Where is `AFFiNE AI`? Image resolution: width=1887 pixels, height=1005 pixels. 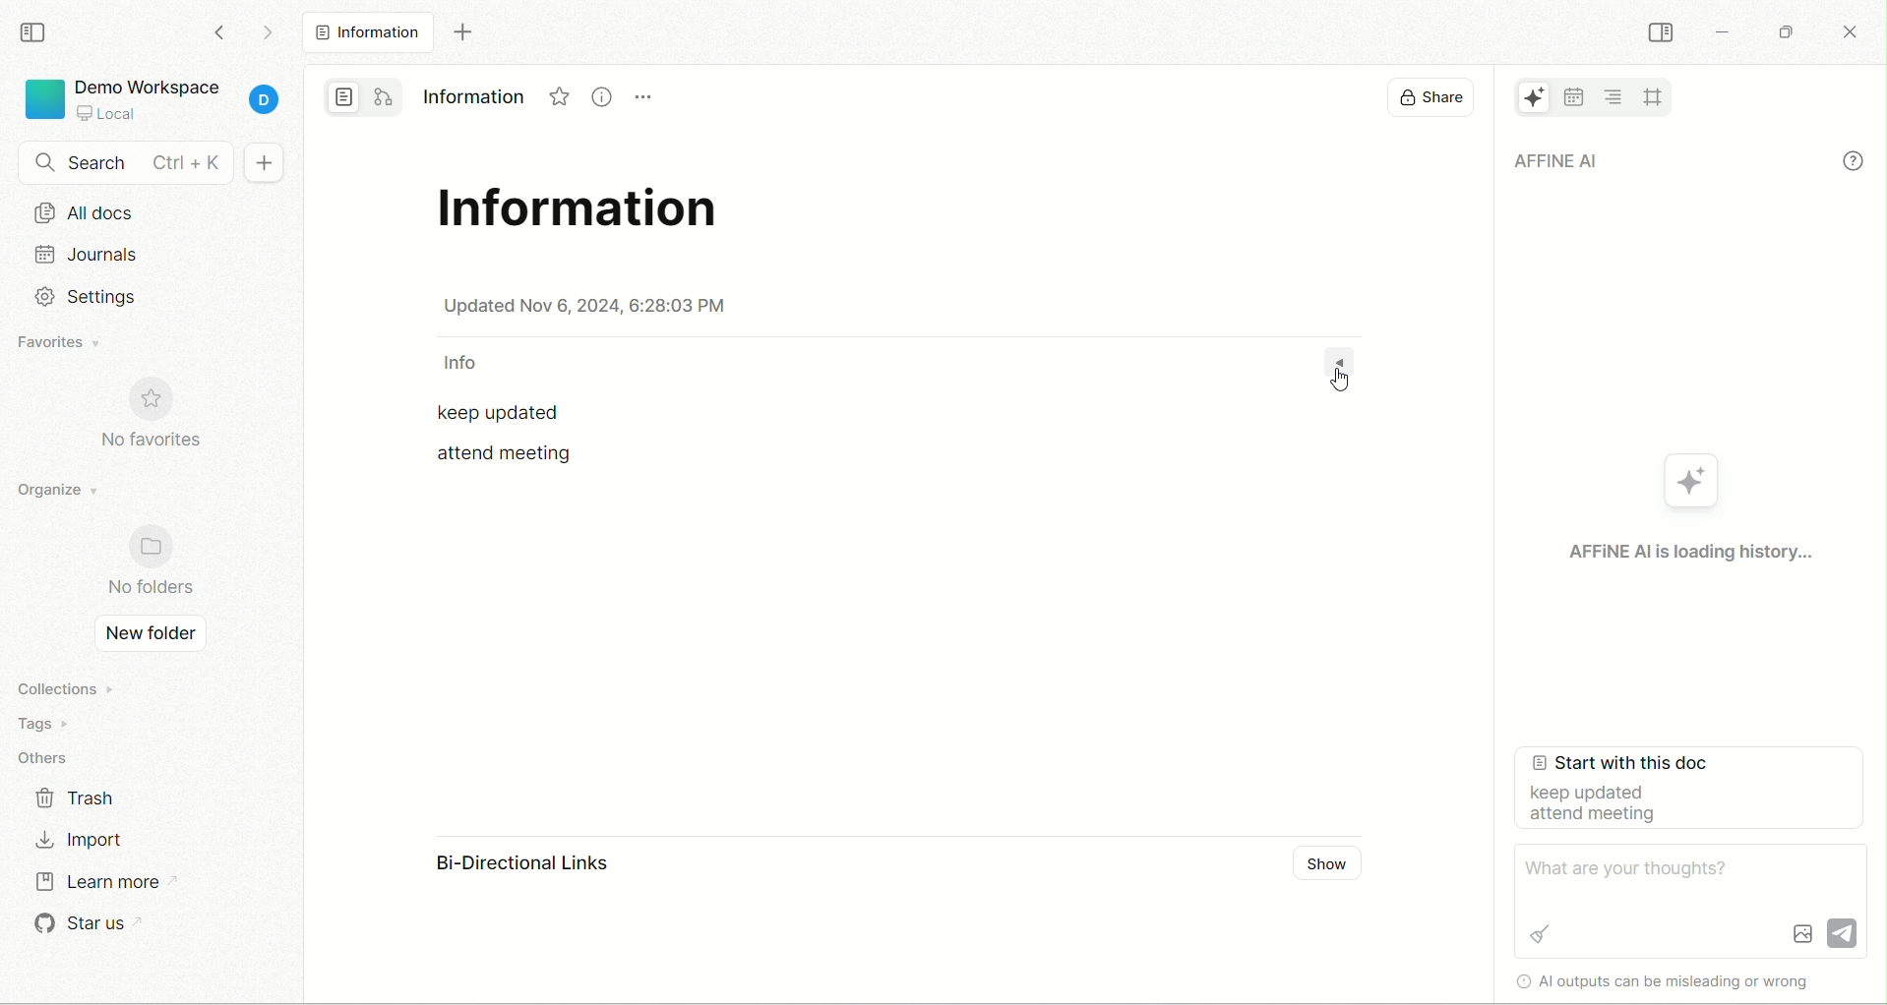 AFFiNE AI is located at coordinates (1653, 163).